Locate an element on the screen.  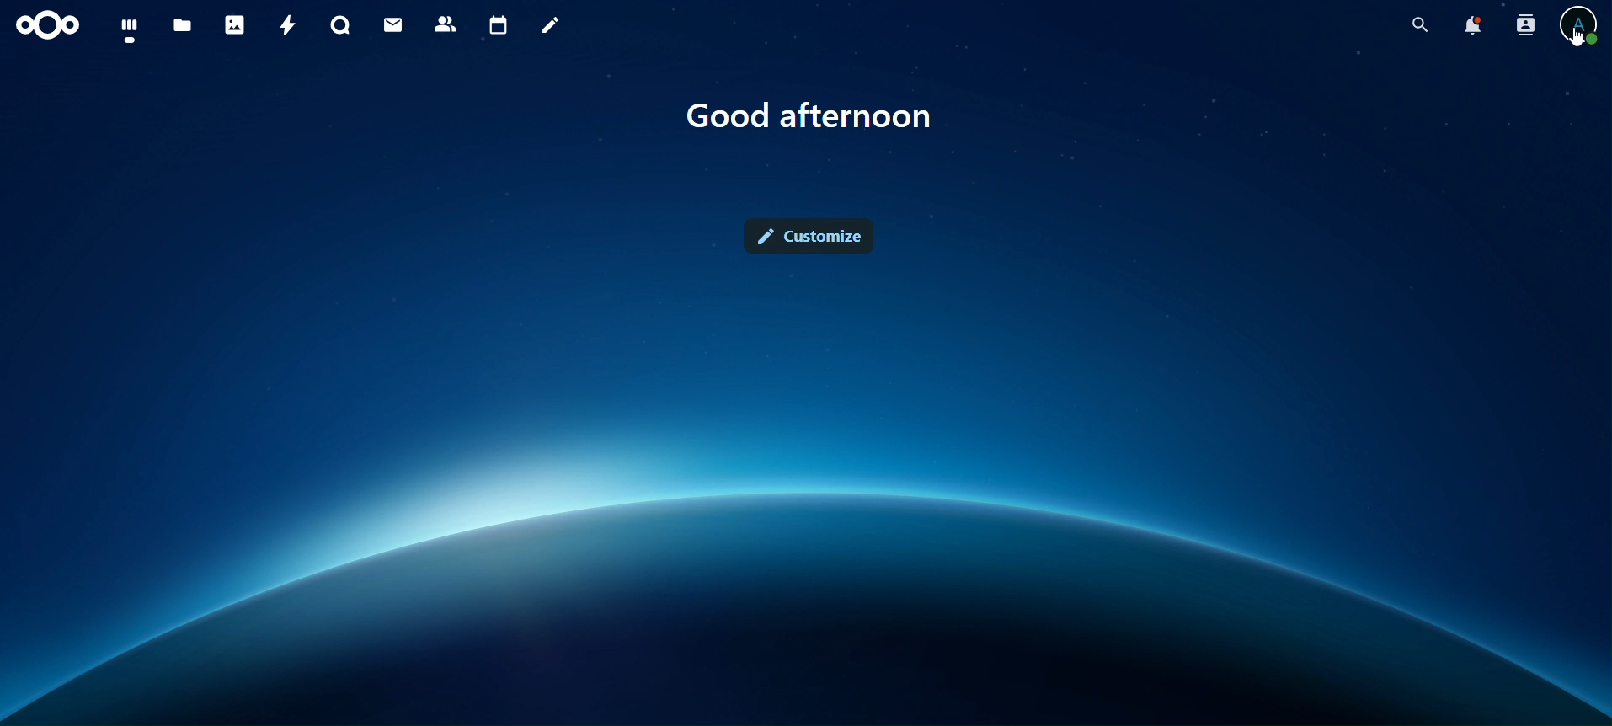
icon is located at coordinates (50, 26).